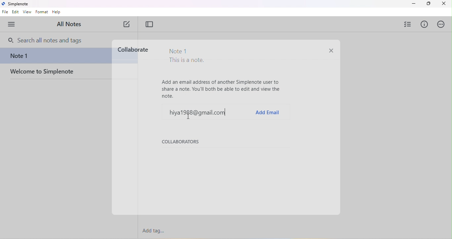  I want to click on file, so click(5, 12).